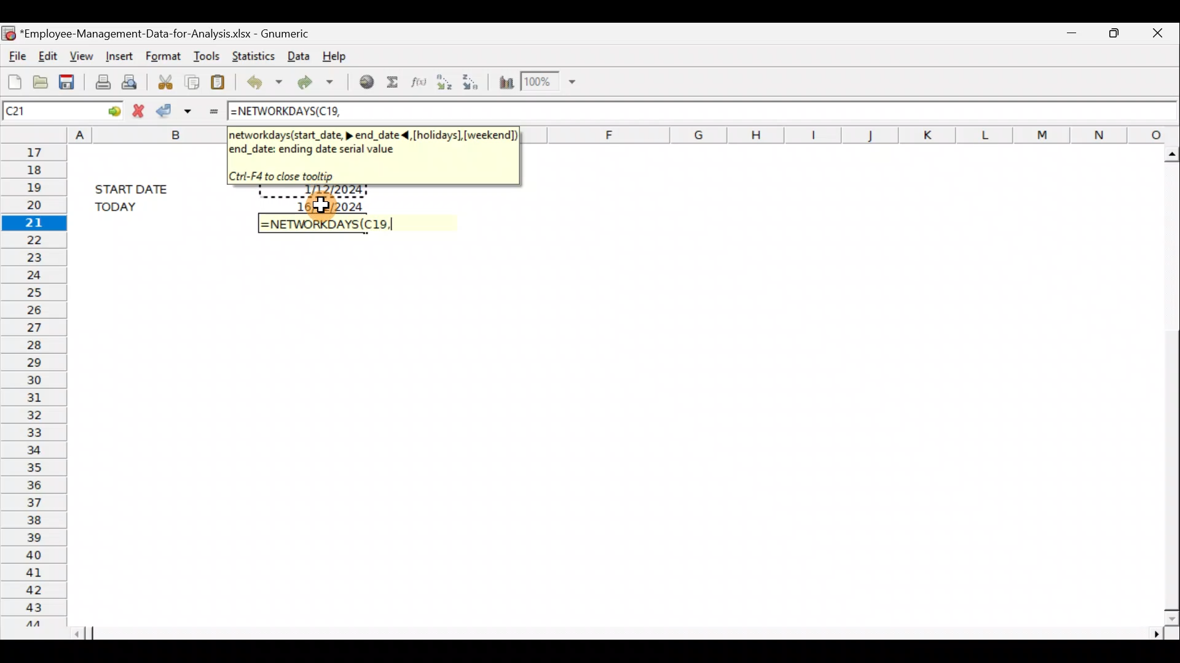 Image resolution: width=1180 pixels, height=663 pixels. I want to click on GO TO, so click(103, 110).